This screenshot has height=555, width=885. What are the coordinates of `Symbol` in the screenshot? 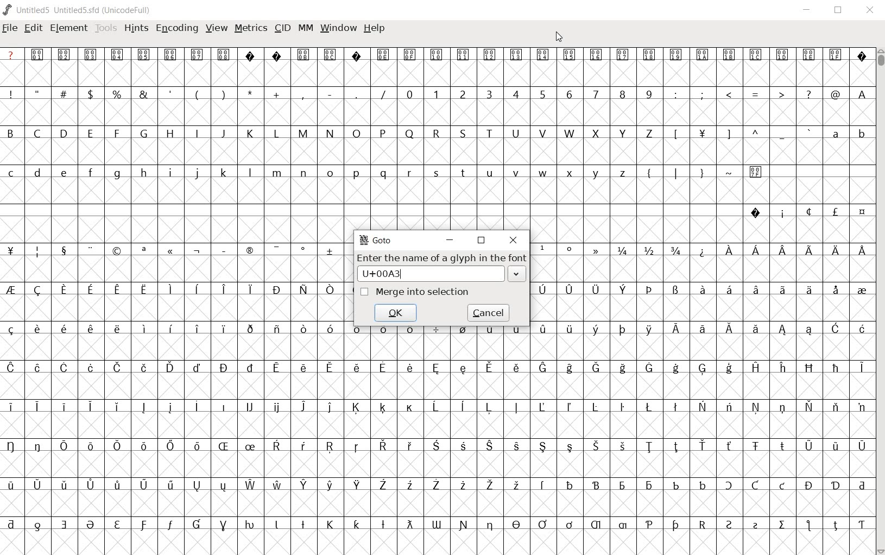 It's located at (677, 55).